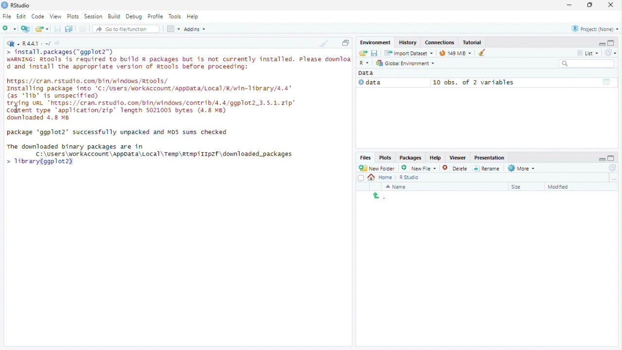 The height and width of the screenshot is (350, 622). What do you see at coordinates (392, 83) in the screenshot?
I see `Data` at bounding box center [392, 83].